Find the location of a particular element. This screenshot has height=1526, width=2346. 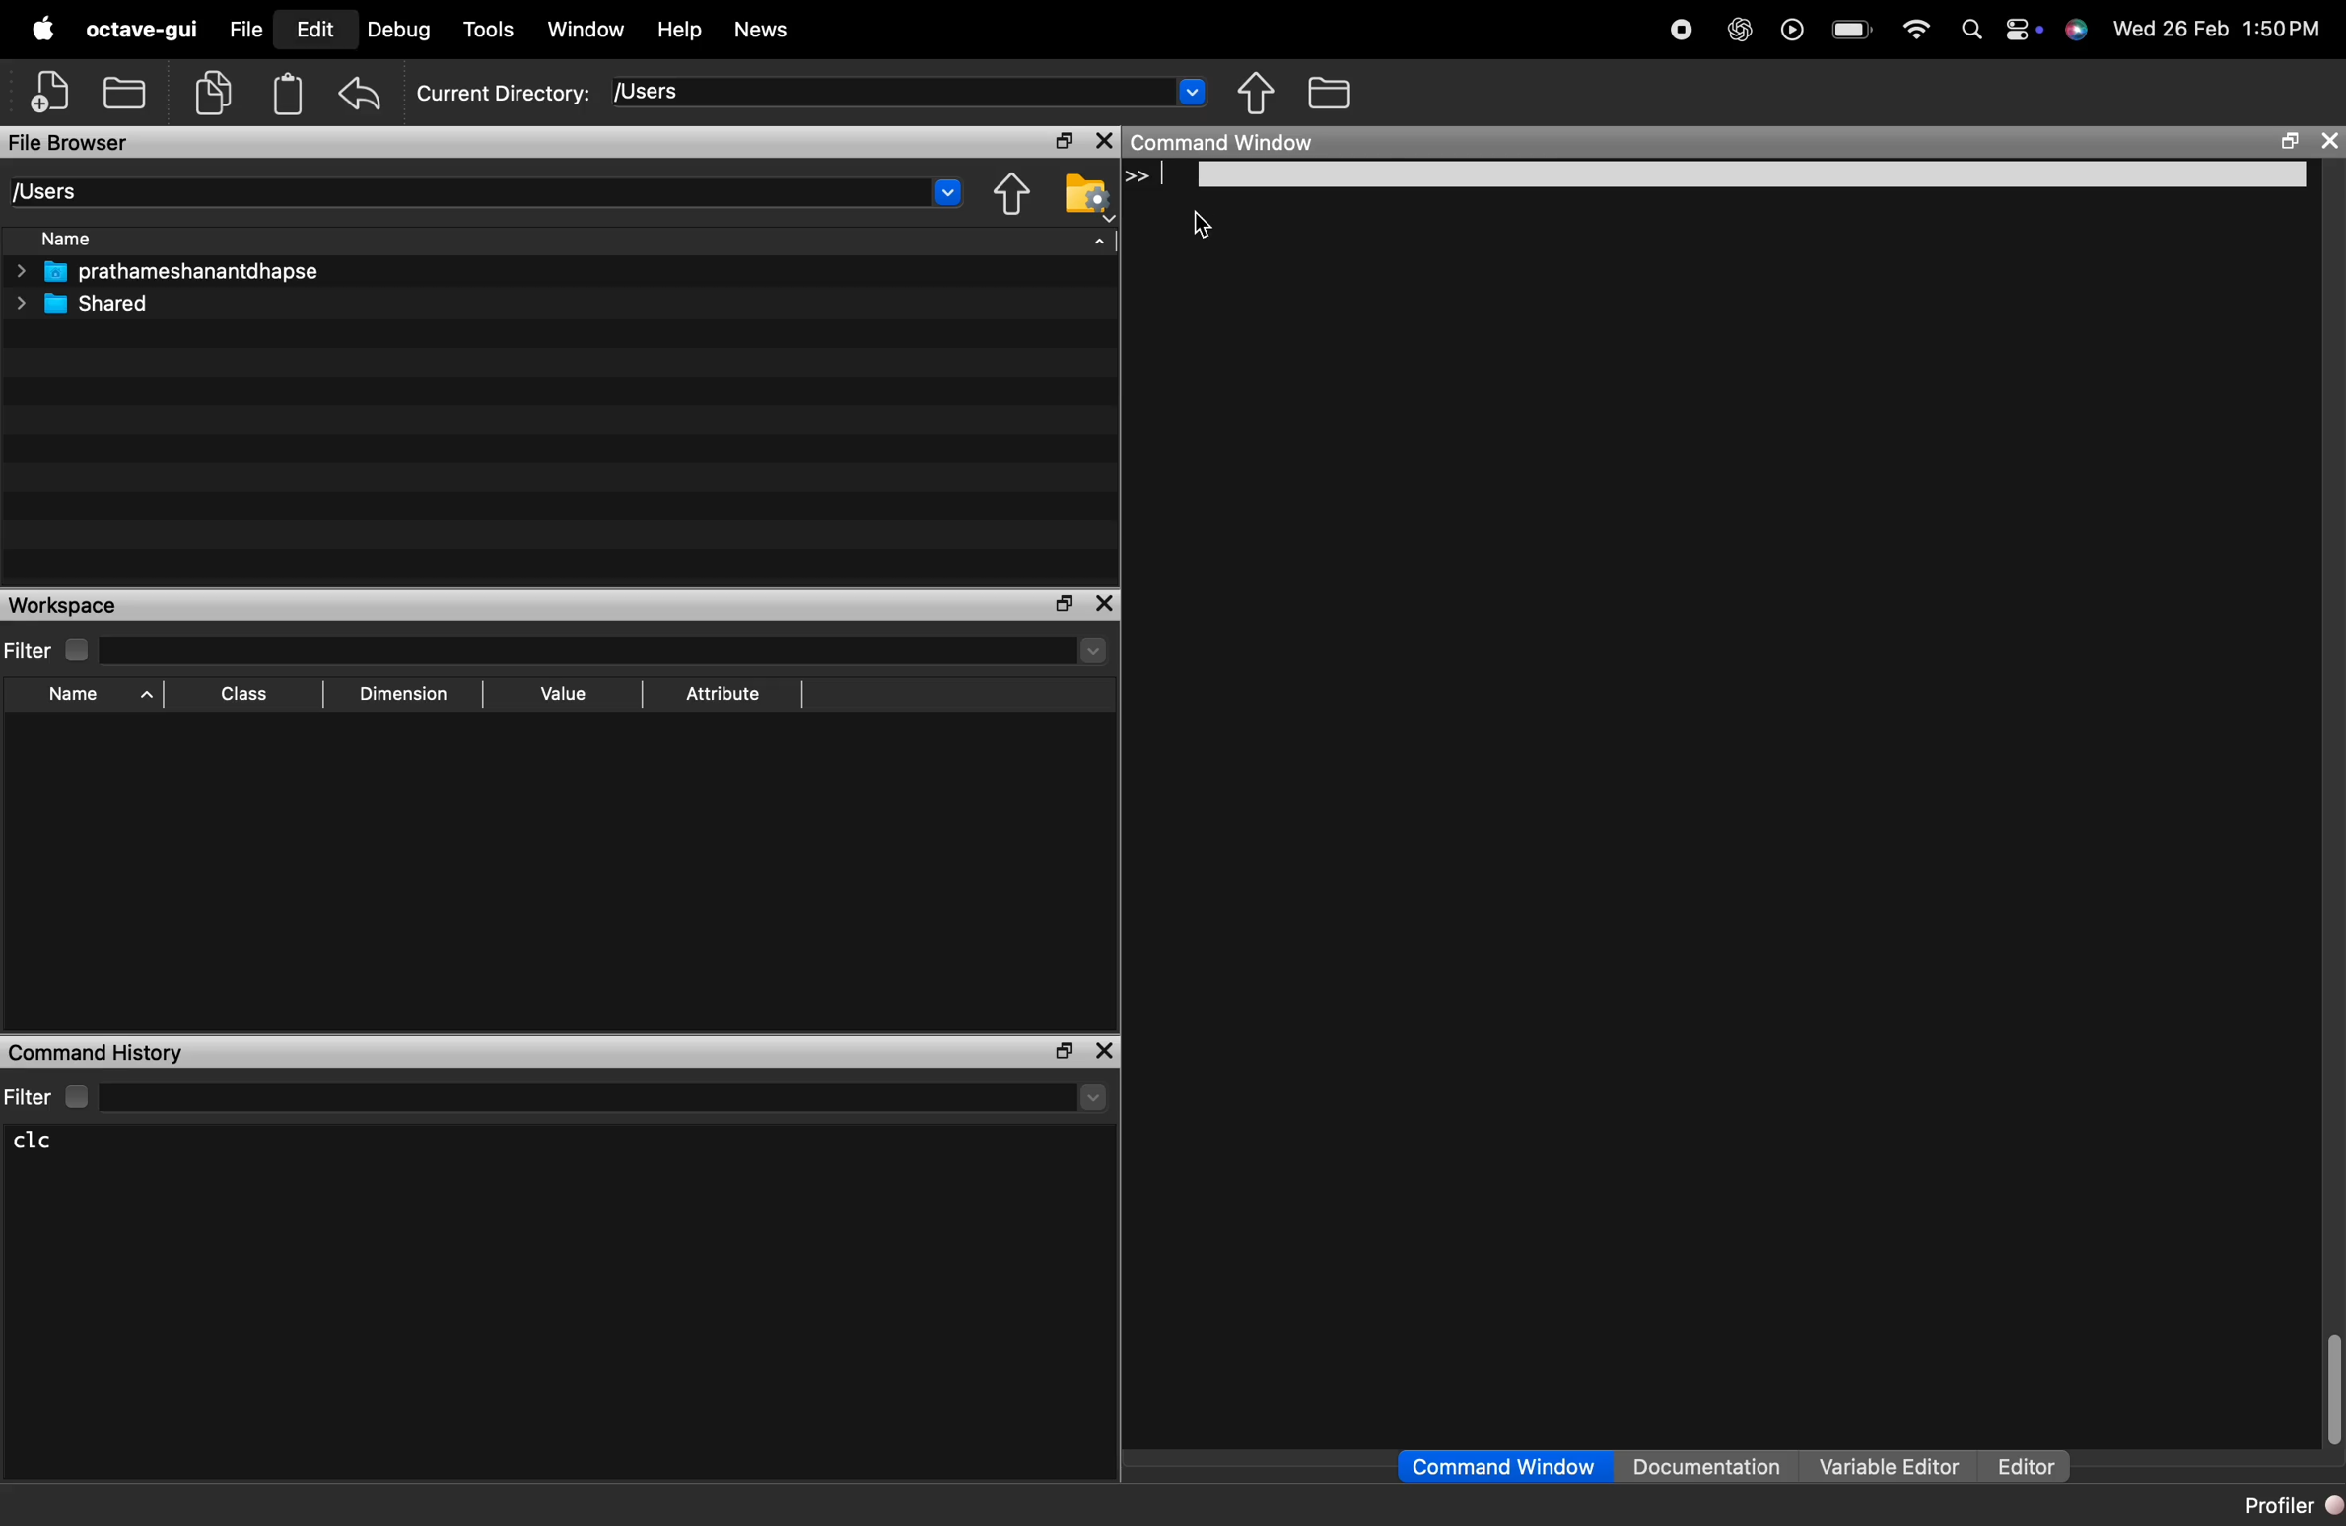

Wed 26 Feb is located at coordinates (2169, 30).